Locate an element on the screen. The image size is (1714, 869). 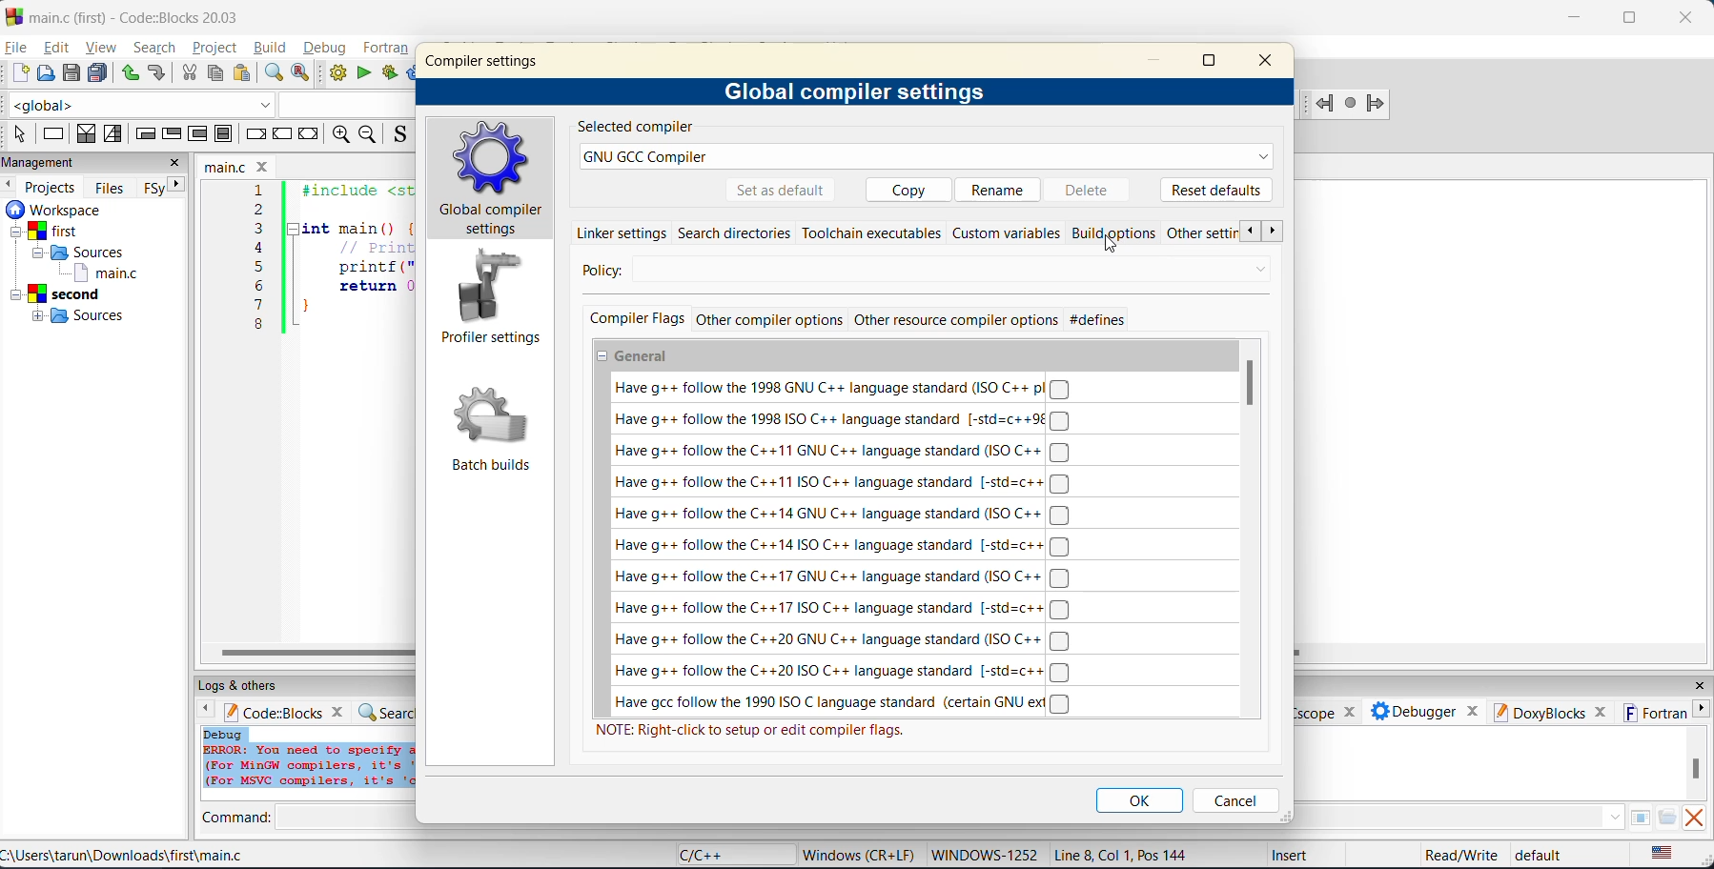
maximize is located at coordinates (1629, 19).